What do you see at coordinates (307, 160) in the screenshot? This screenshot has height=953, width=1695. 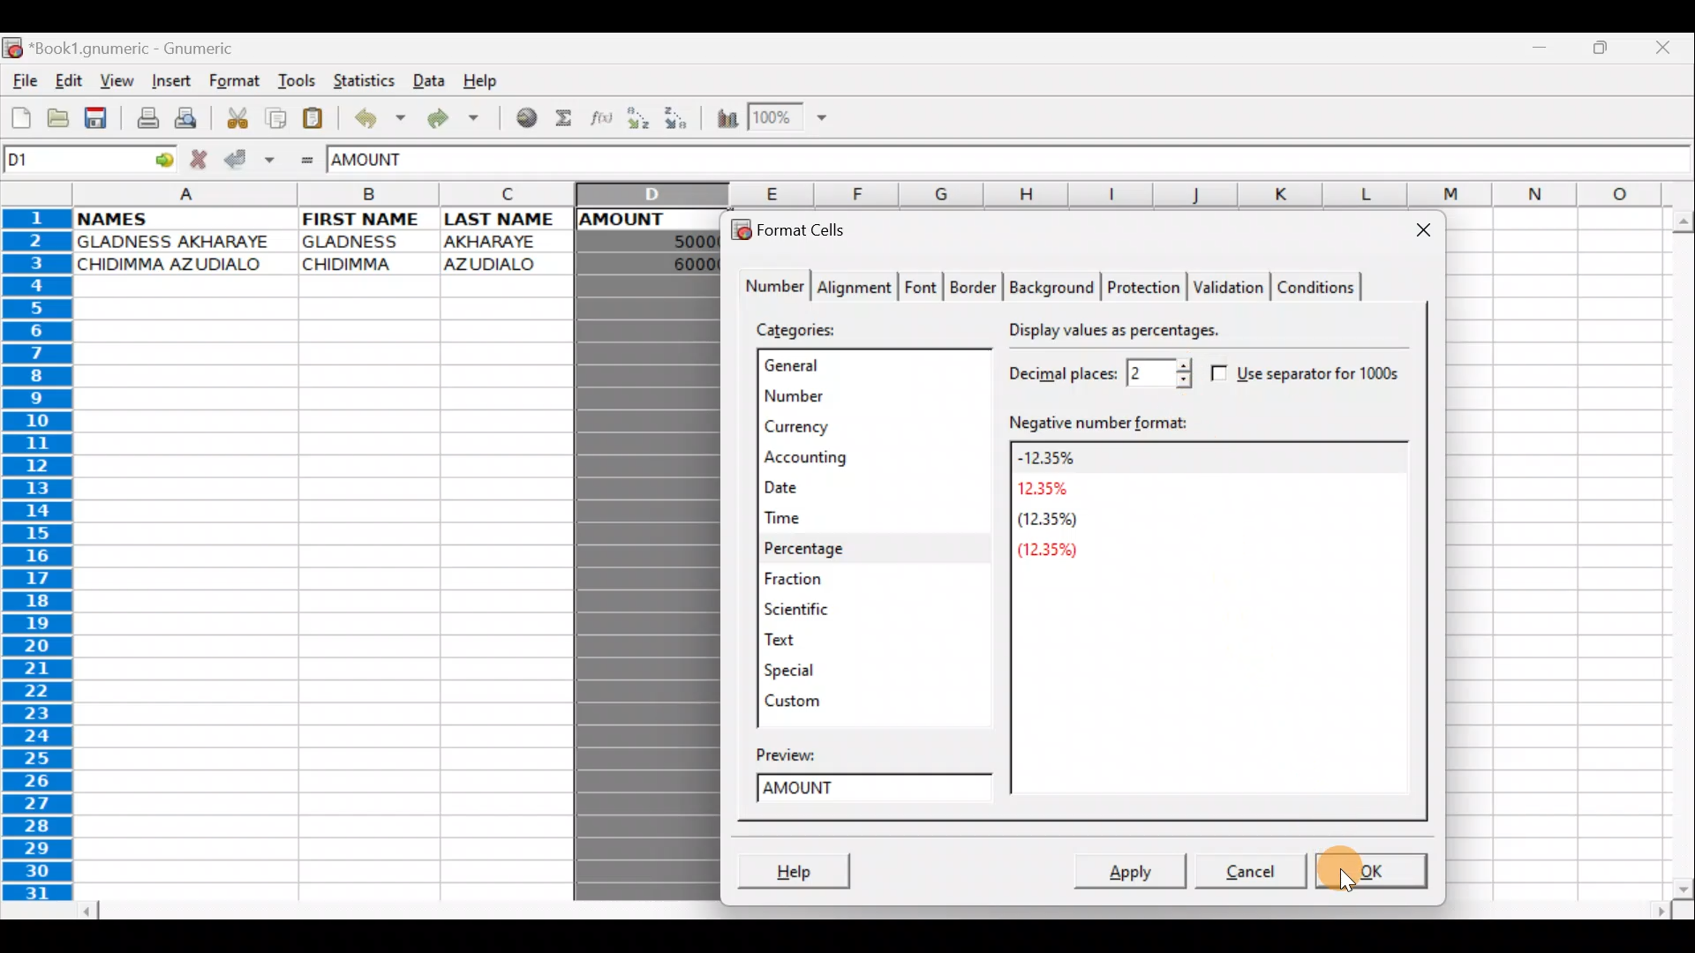 I see `Enter formula` at bounding box center [307, 160].